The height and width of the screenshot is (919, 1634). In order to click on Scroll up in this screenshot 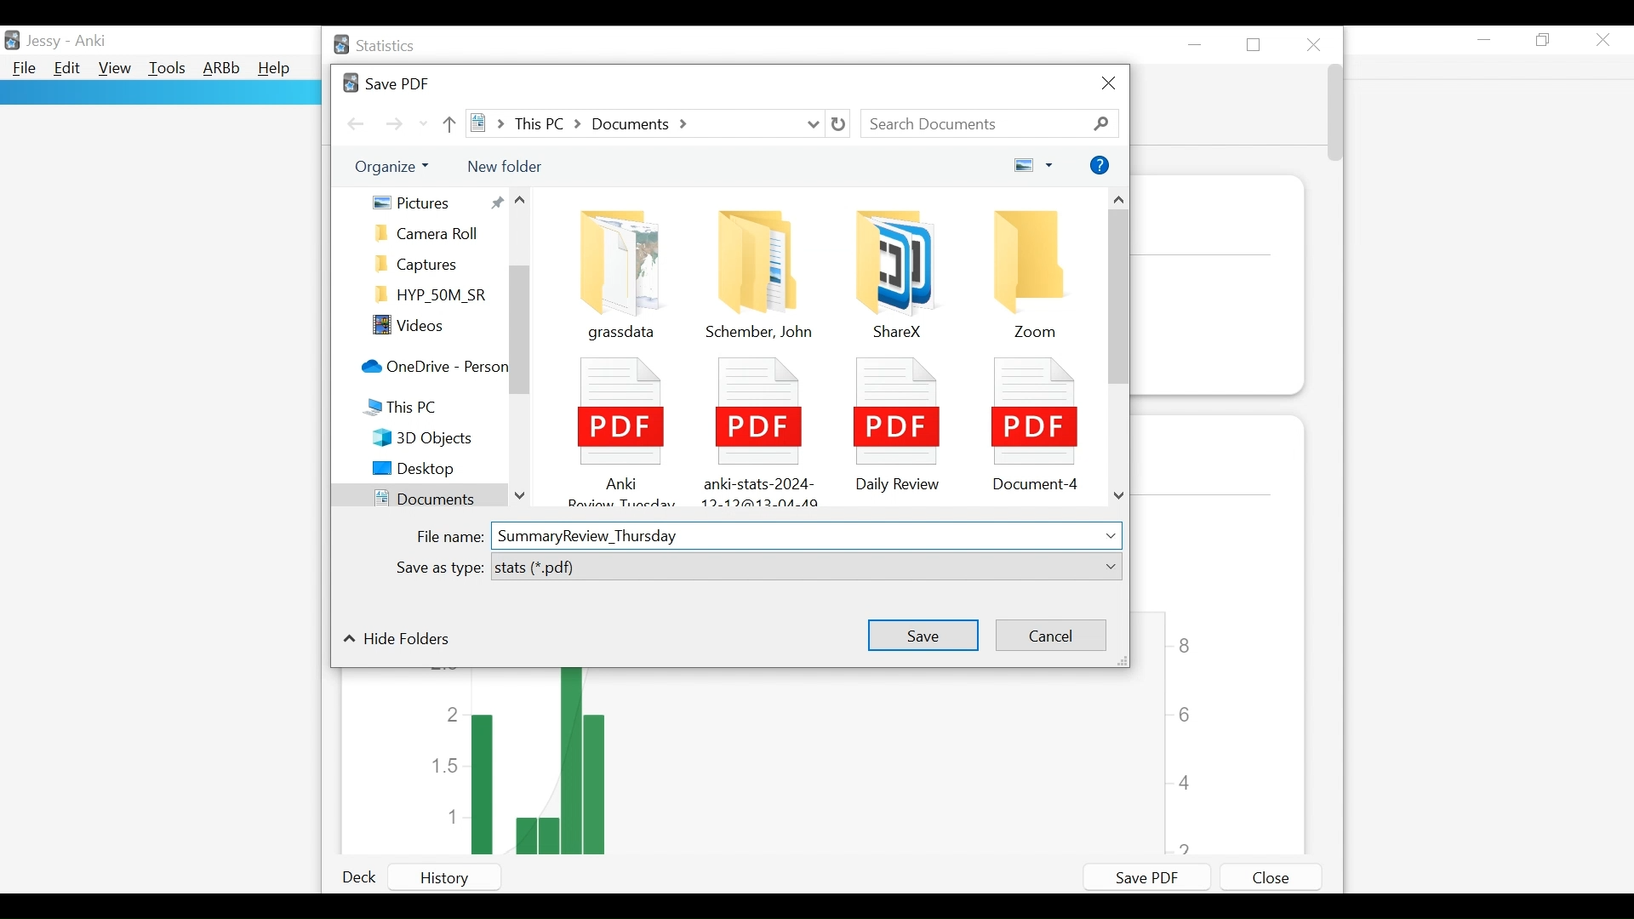, I will do `click(1120, 200)`.